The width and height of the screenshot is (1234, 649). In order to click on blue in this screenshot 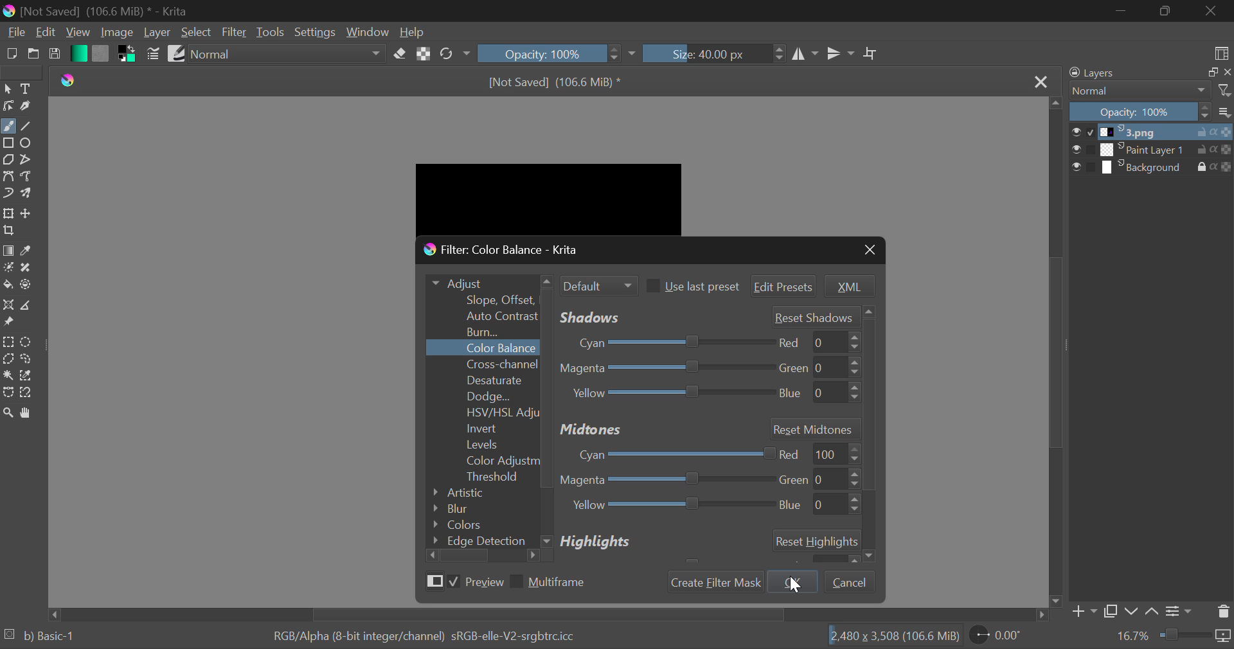, I will do `click(818, 506)`.